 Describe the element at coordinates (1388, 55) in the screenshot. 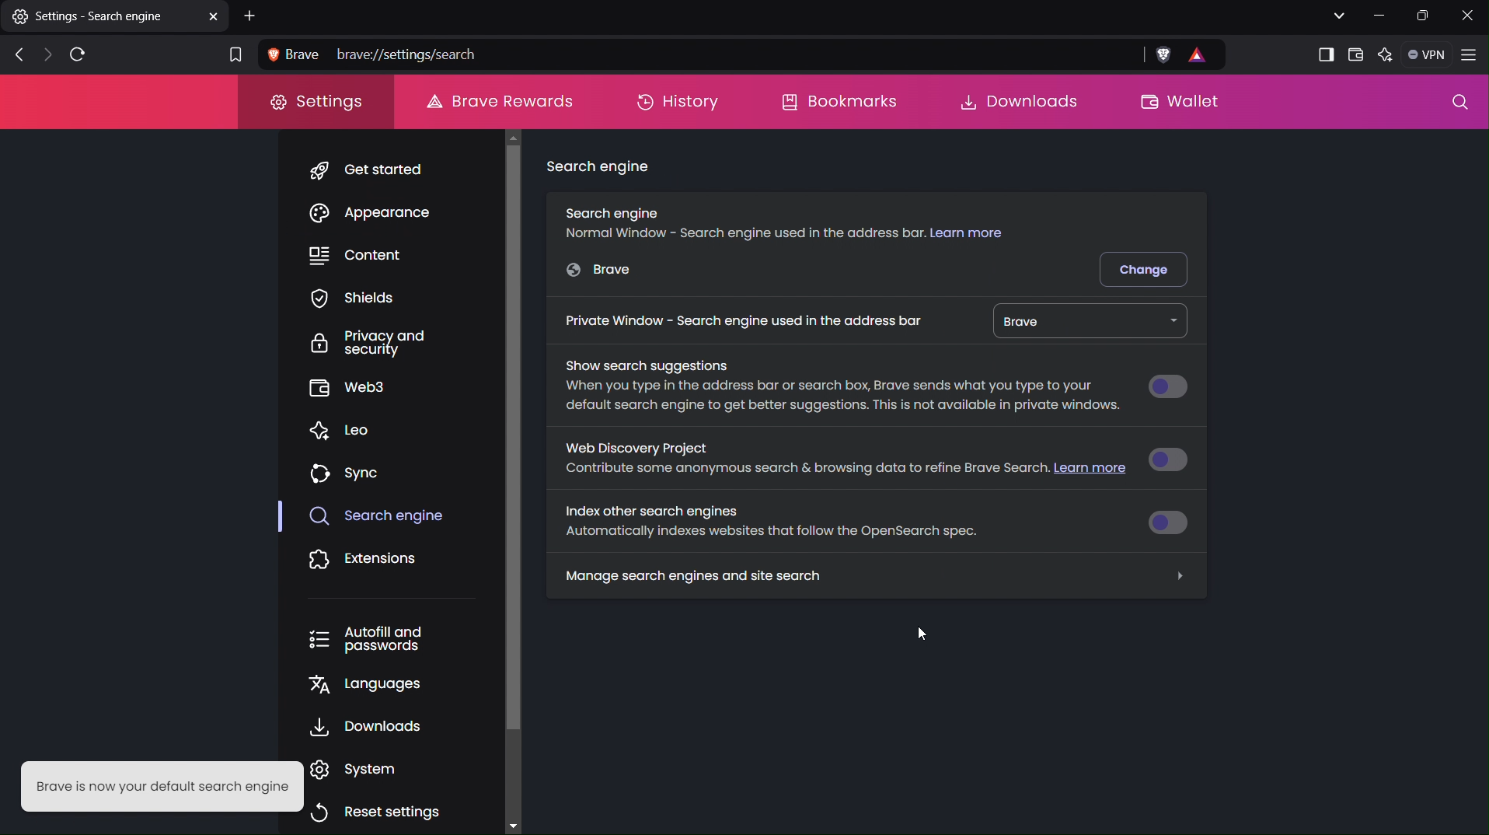

I see `Leo AI` at that location.